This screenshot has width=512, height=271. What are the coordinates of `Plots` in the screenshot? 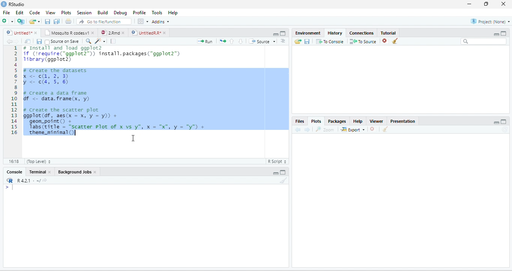 It's located at (316, 120).